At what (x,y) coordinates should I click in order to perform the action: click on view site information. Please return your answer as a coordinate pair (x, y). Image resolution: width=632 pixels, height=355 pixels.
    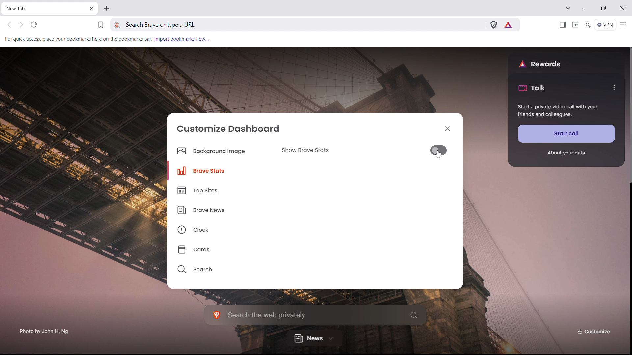
    Looking at the image, I should click on (117, 25).